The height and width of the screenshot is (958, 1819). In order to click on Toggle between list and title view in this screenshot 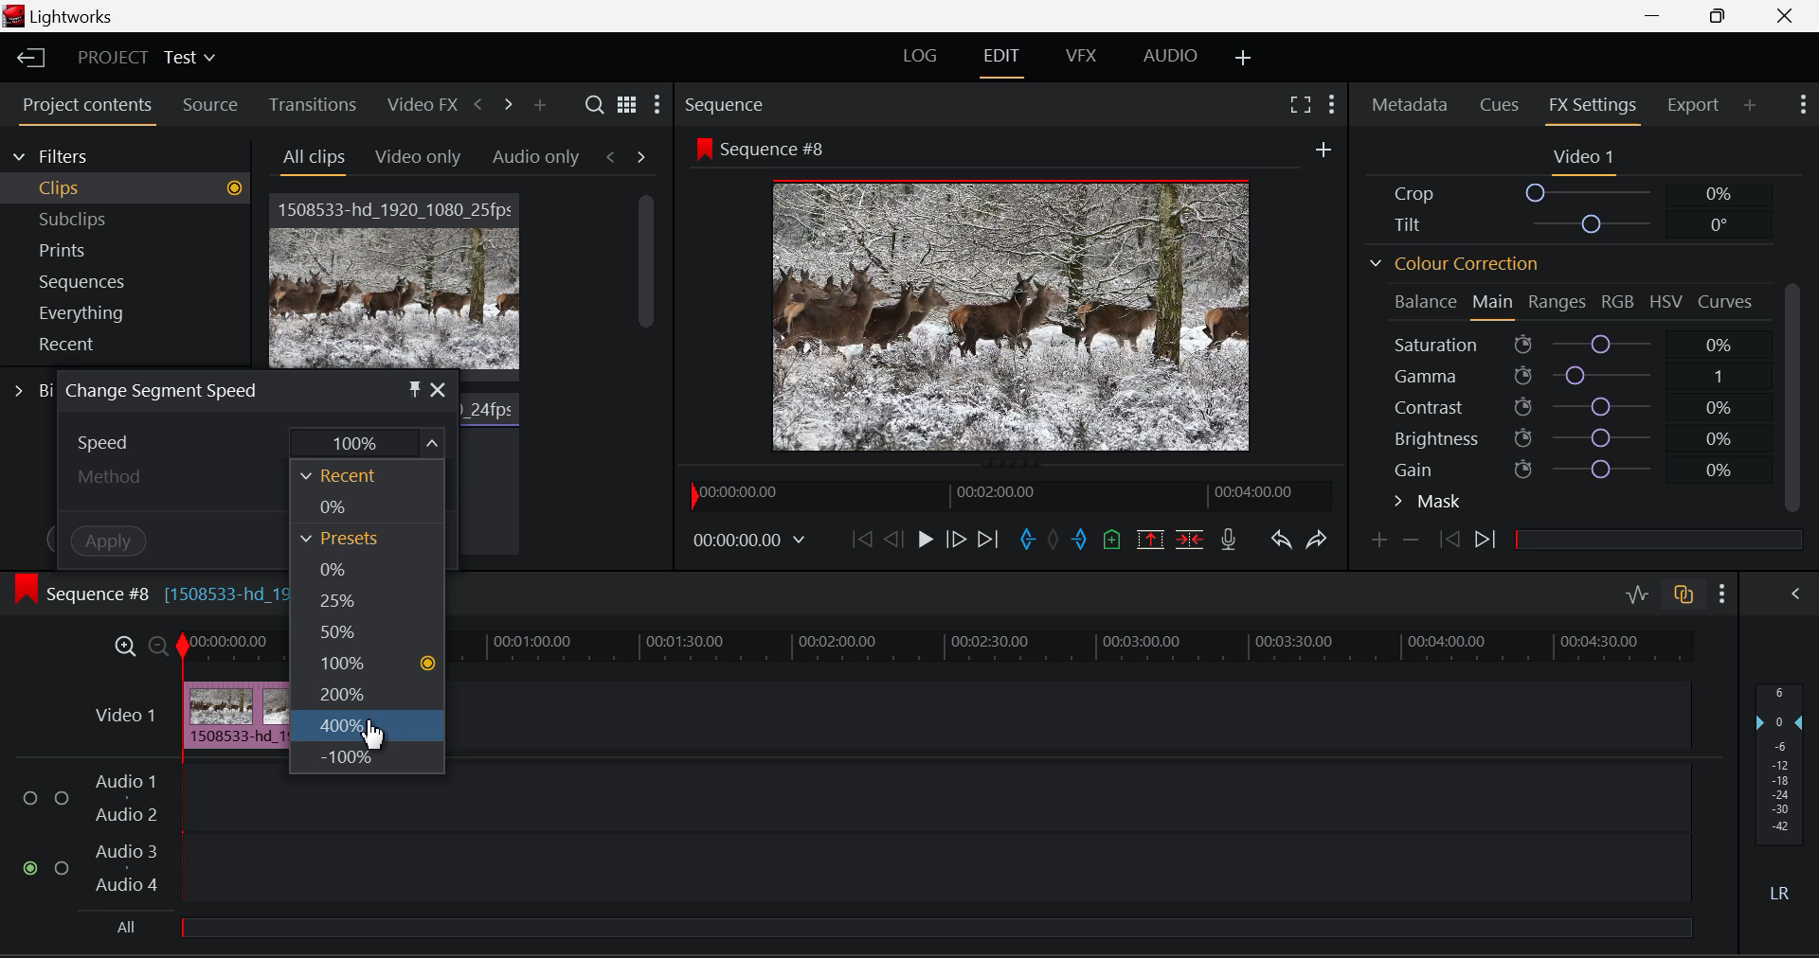, I will do `click(629, 105)`.